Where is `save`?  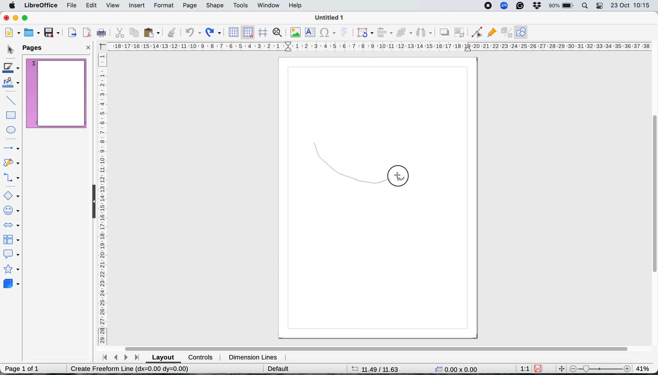
save is located at coordinates (537, 369).